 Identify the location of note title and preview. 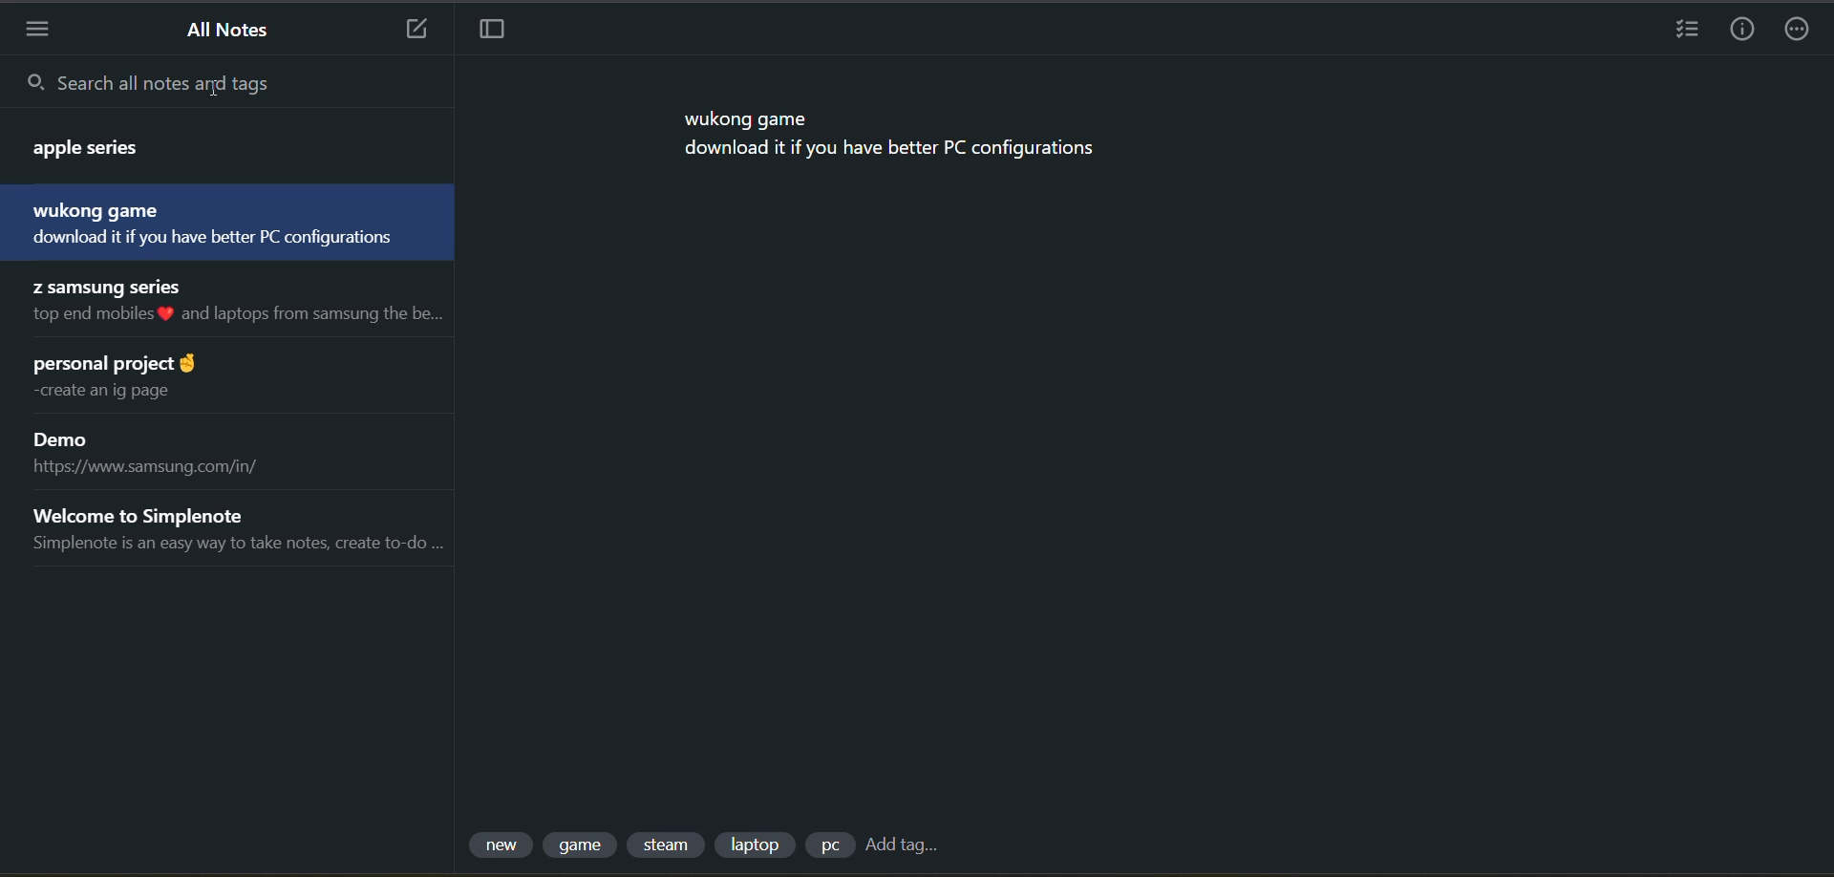
(234, 301).